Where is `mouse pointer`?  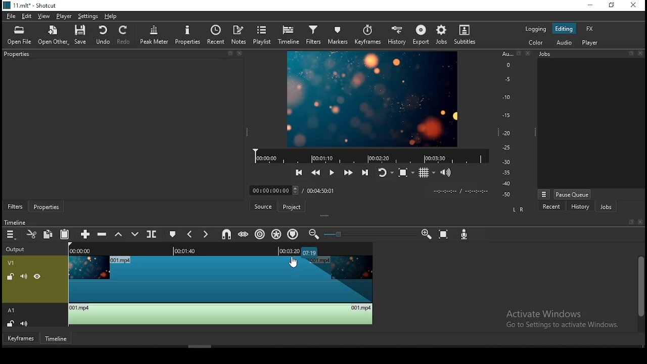 mouse pointer is located at coordinates (294, 261).